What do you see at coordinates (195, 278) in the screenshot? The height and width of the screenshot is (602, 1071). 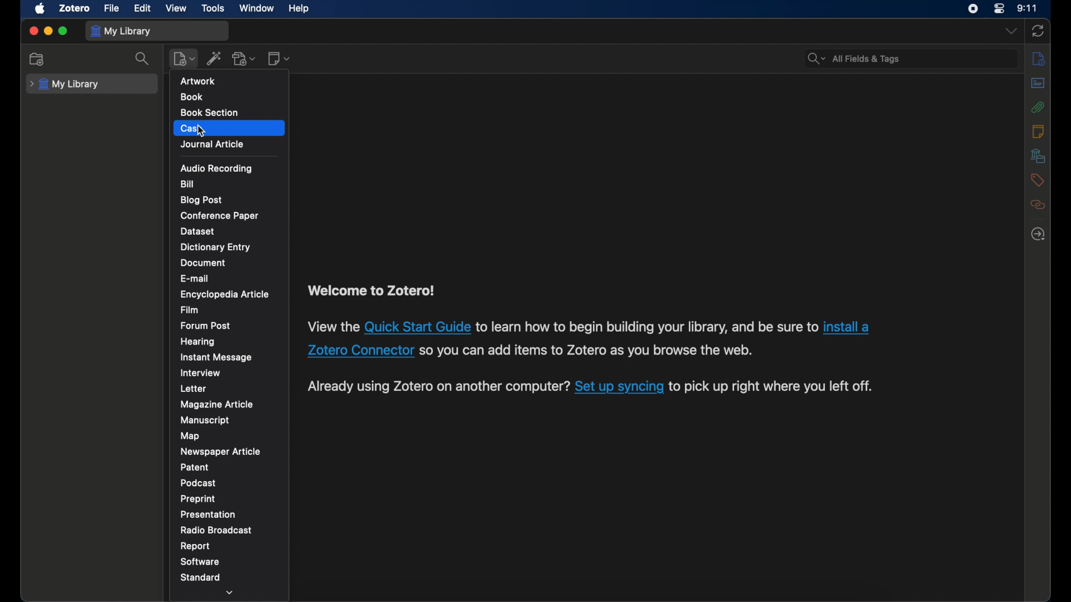 I see `e-mail` at bounding box center [195, 278].